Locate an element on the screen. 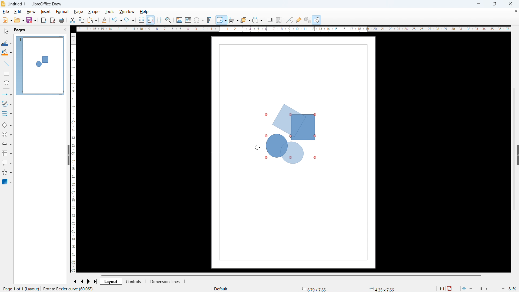 This screenshot has height=292, width=519. Sidebar is located at coordinates (516, 155).